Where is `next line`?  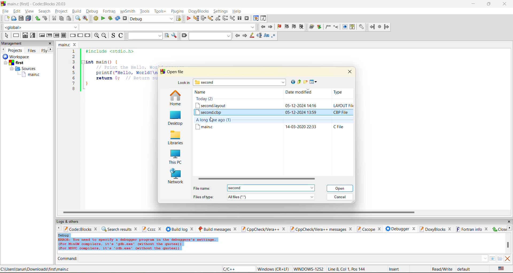
next line is located at coordinates (203, 18).